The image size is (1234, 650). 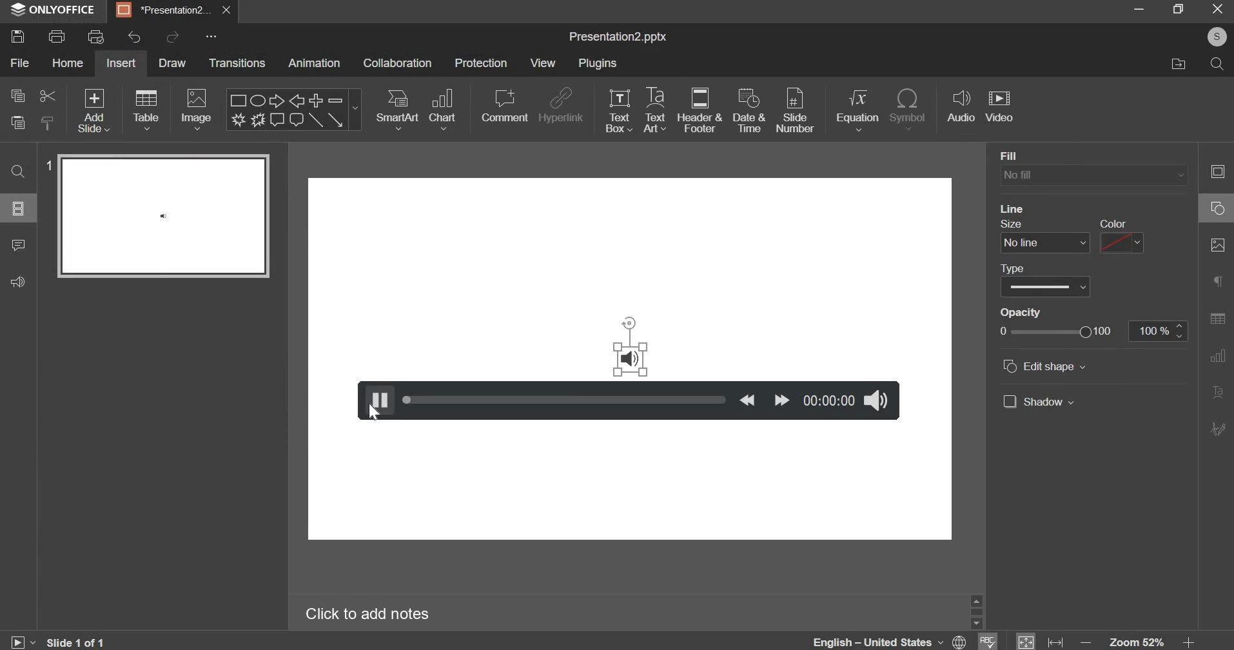 What do you see at coordinates (314, 64) in the screenshot?
I see `animation` at bounding box center [314, 64].